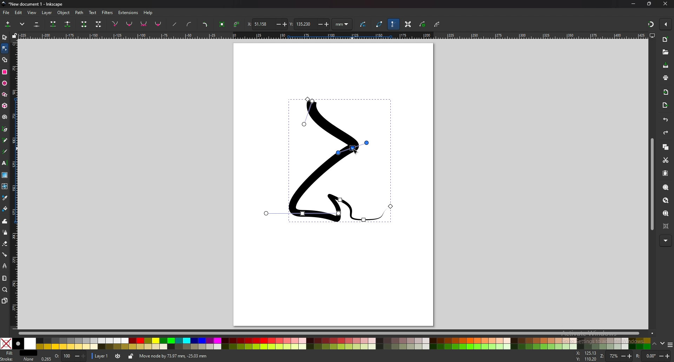 The image size is (674, 362). Describe the element at coordinates (5, 106) in the screenshot. I see `3d box` at that location.